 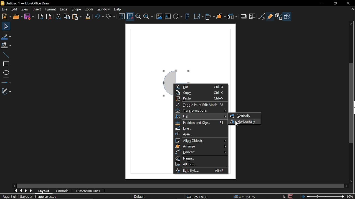 What do you see at coordinates (292, 196) in the screenshot?
I see `Save` at bounding box center [292, 196].